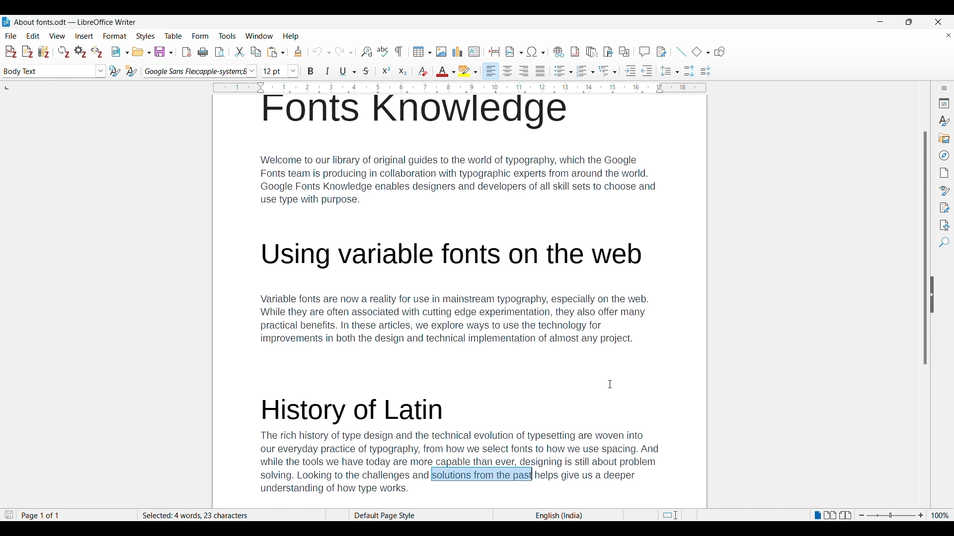 The height and width of the screenshot is (536, 954). I want to click on Type in text size, so click(274, 71).